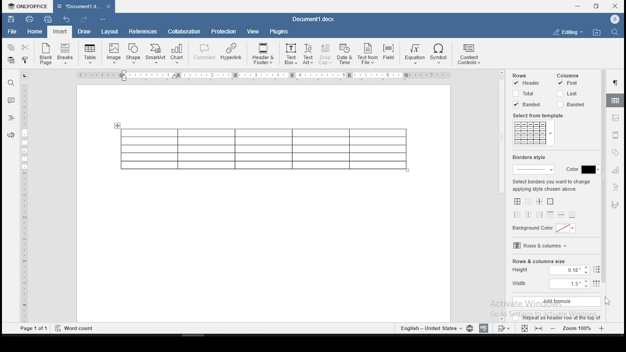 The width and height of the screenshot is (626, 352). What do you see at coordinates (142, 32) in the screenshot?
I see `references` at bounding box center [142, 32].